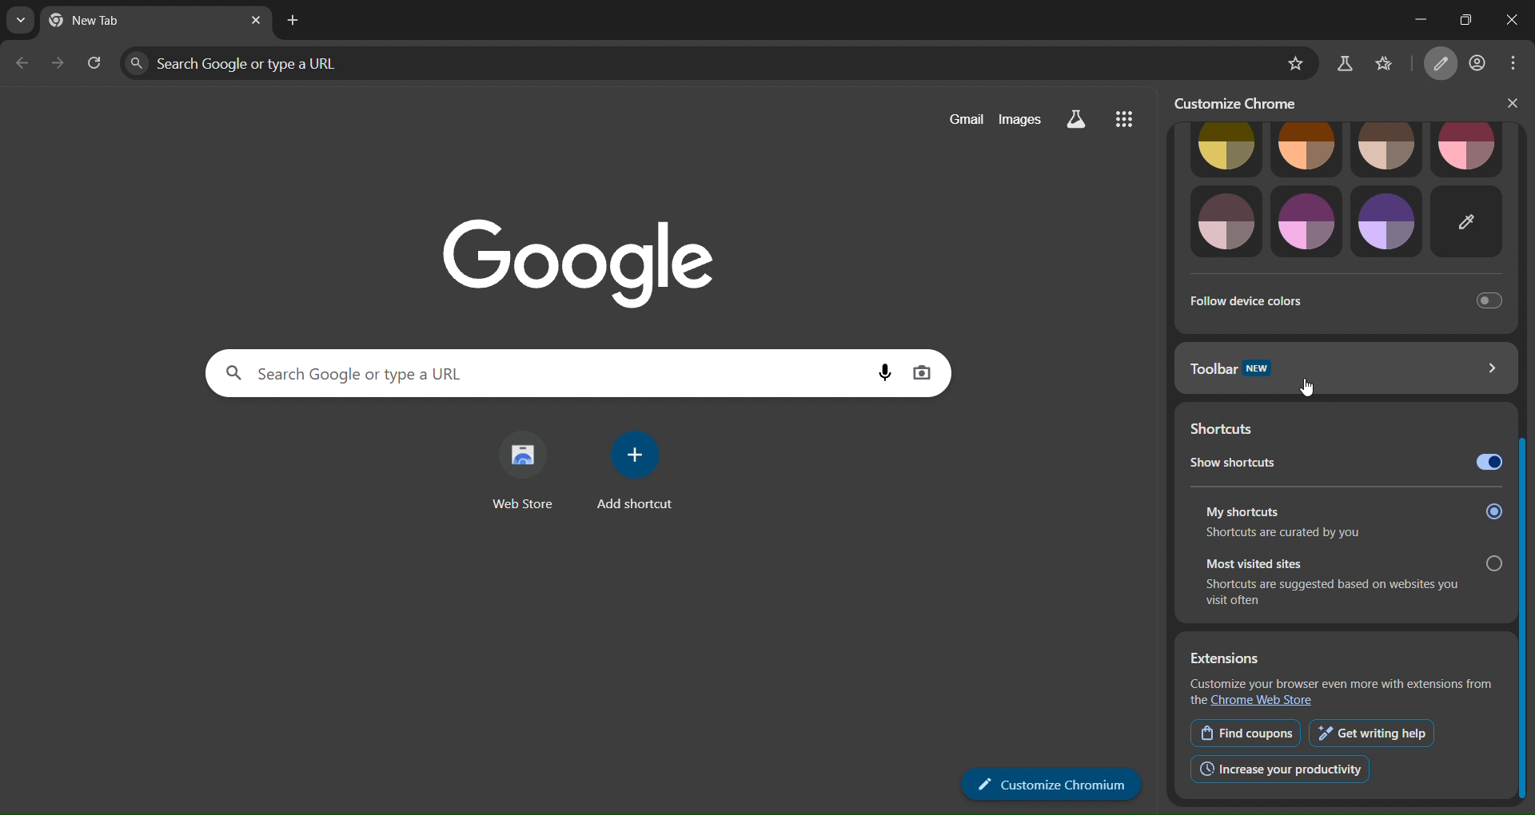 Image resolution: width=1535 pixels, height=815 pixels. What do you see at coordinates (1371, 733) in the screenshot?
I see `get writing help` at bounding box center [1371, 733].